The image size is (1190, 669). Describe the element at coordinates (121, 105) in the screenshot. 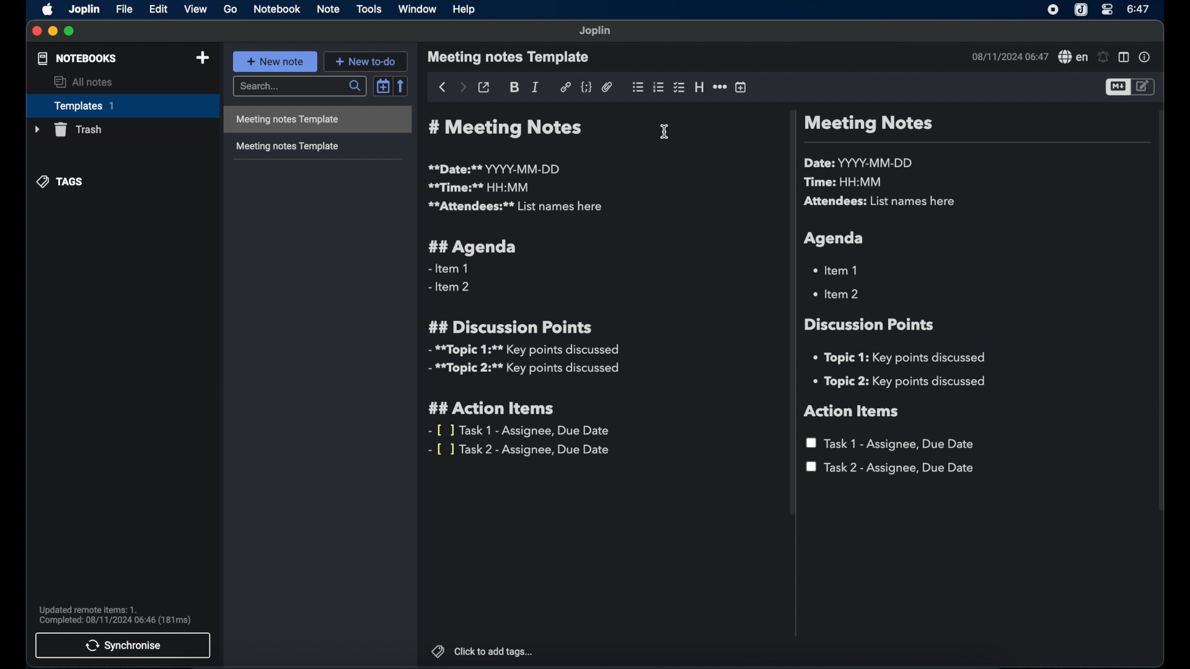

I see `templates 1` at that location.